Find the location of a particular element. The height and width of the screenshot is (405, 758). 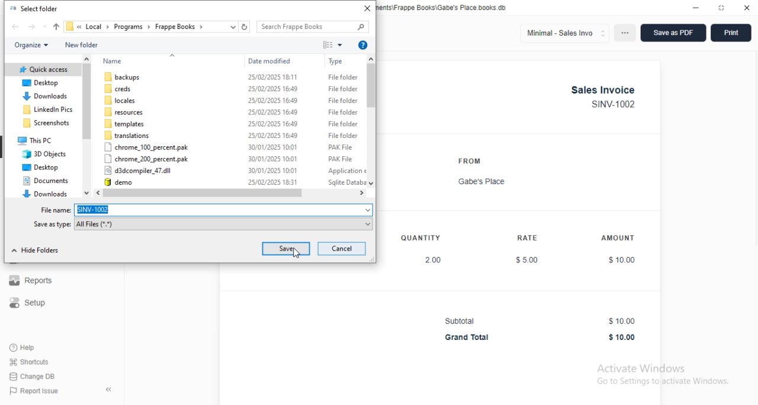

search frappe books is located at coordinates (312, 26).